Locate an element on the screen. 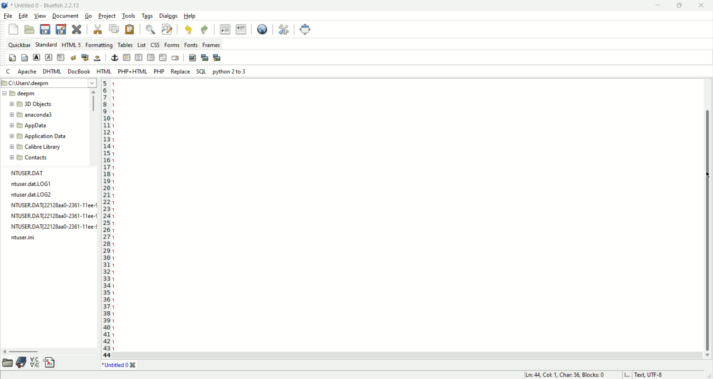 This screenshot has width=713, height=379. anchor is located at coordinates (114, 58).